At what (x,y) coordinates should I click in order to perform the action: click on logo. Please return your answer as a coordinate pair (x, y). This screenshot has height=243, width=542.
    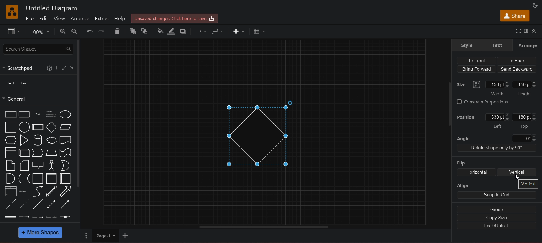
    Looking at the image, I should click on (12, 12).